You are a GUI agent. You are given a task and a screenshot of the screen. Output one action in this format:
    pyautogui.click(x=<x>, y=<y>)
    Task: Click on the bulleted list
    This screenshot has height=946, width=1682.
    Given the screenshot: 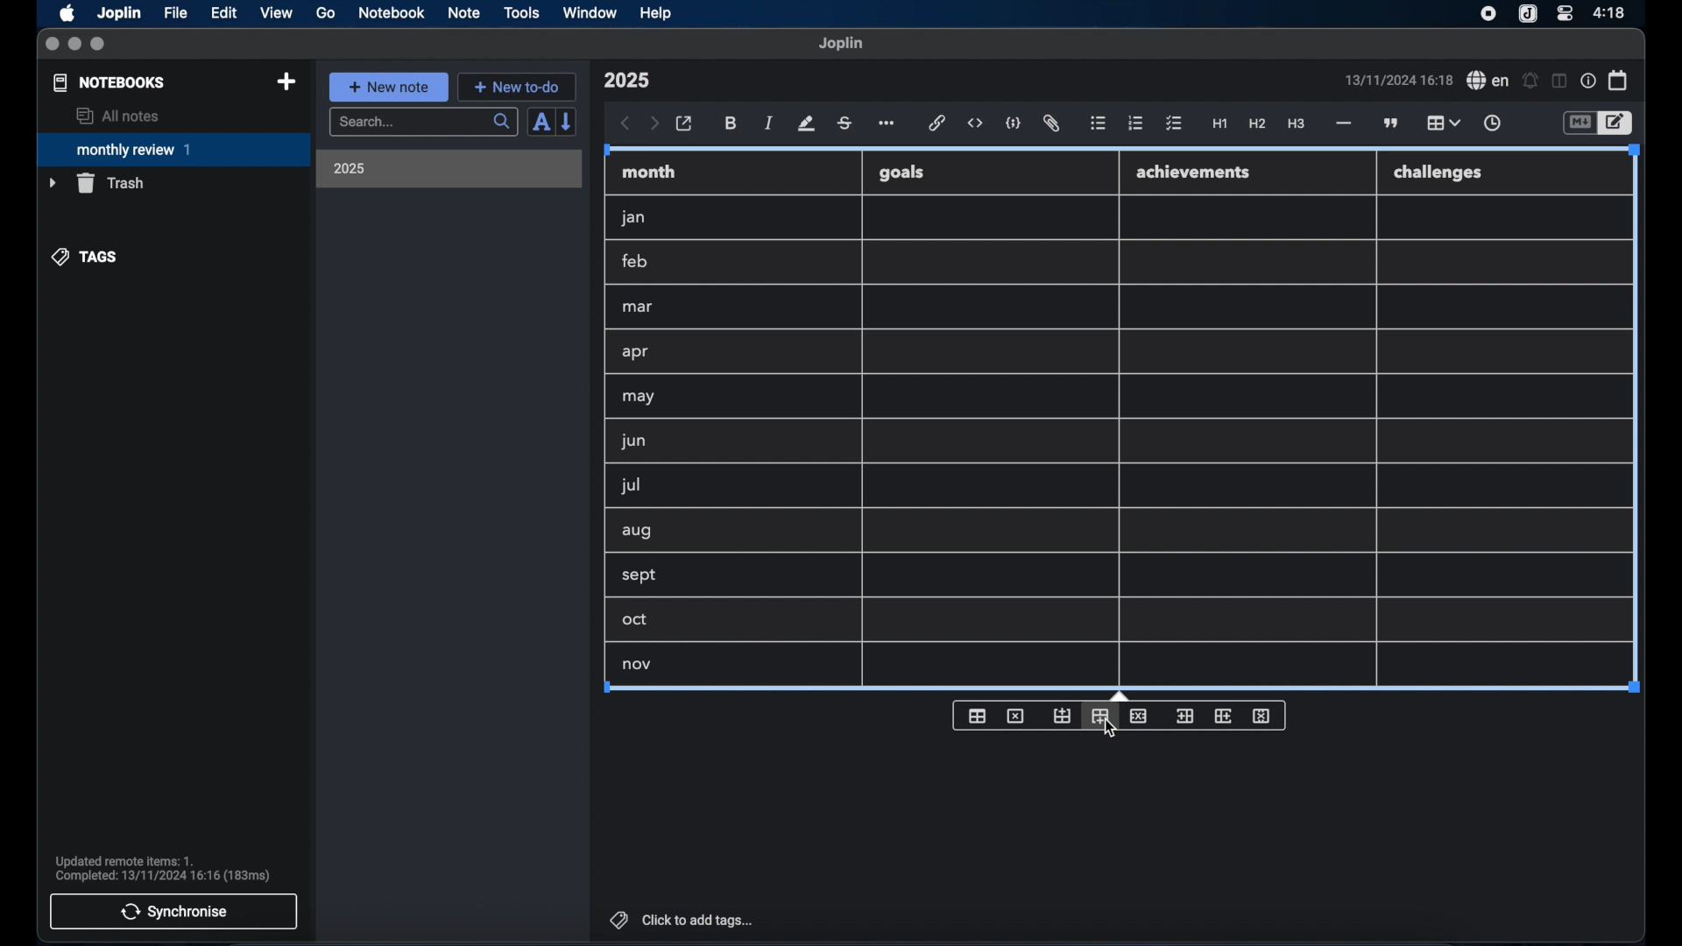 What is the action you would take?
    pyautogui.click(x=1098, y=124)
    